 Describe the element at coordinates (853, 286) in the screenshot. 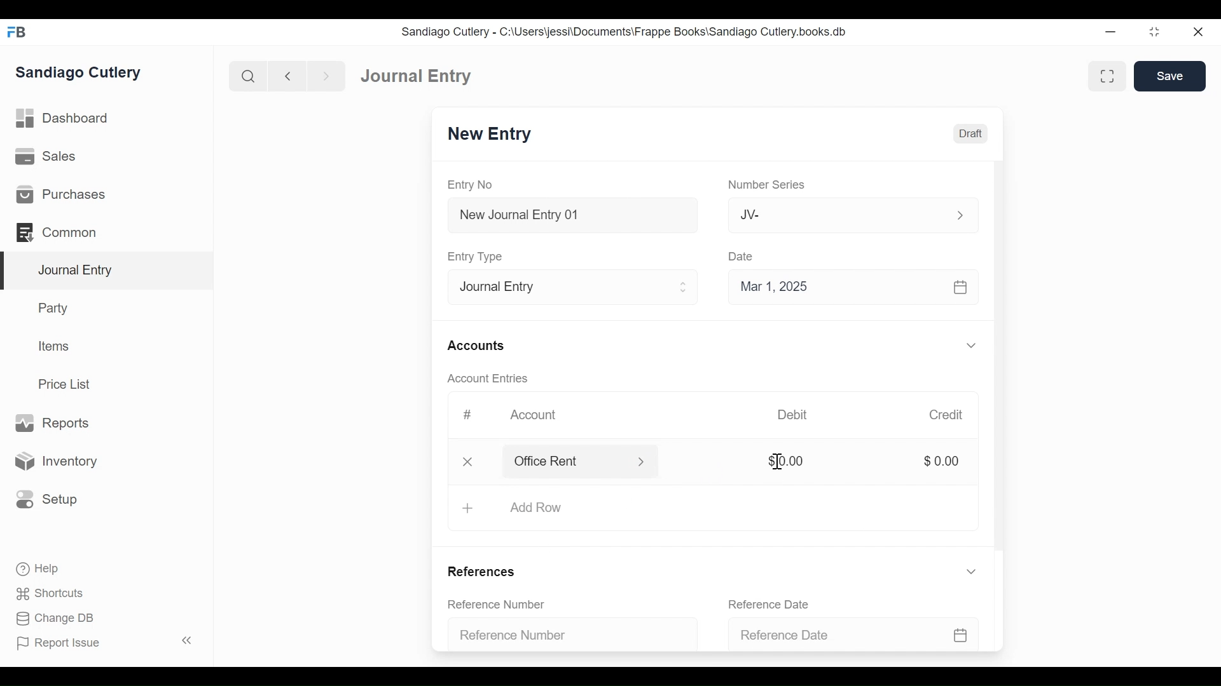

I see `Mar 1, 2025` at that location.